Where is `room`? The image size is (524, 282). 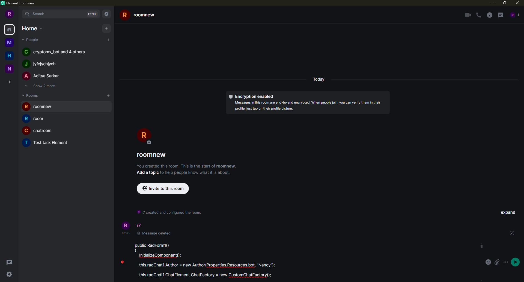 room is located at coordinates (48, 143).